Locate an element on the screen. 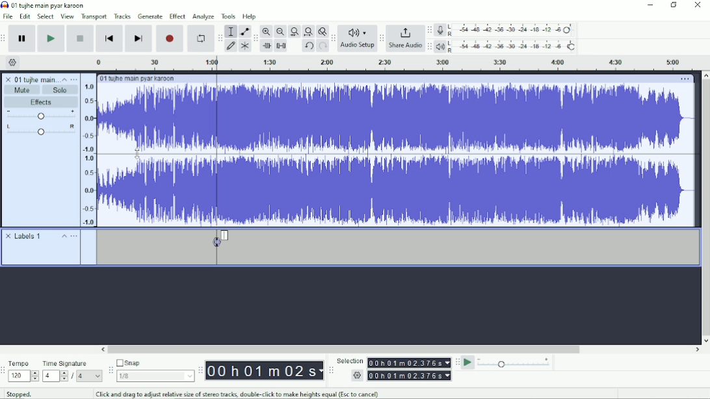 The height and width of the screenshot is (399, 710). Record meter is located at coordinates (506, 31).